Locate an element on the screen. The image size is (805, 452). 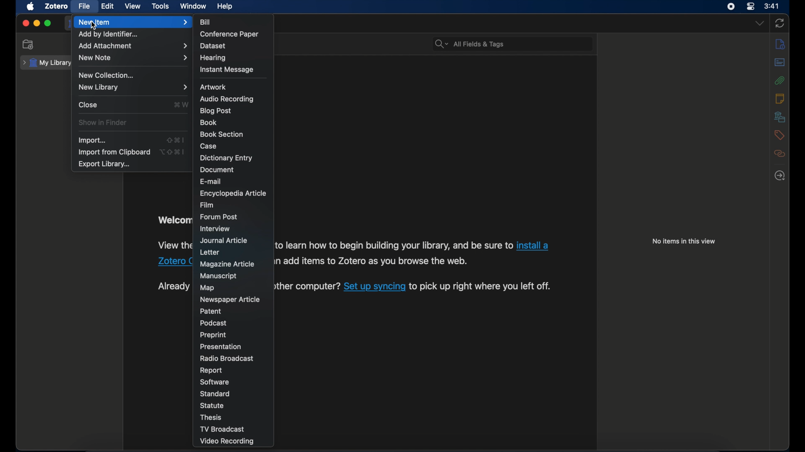
syncing installation is located at coordinates (171, 286).